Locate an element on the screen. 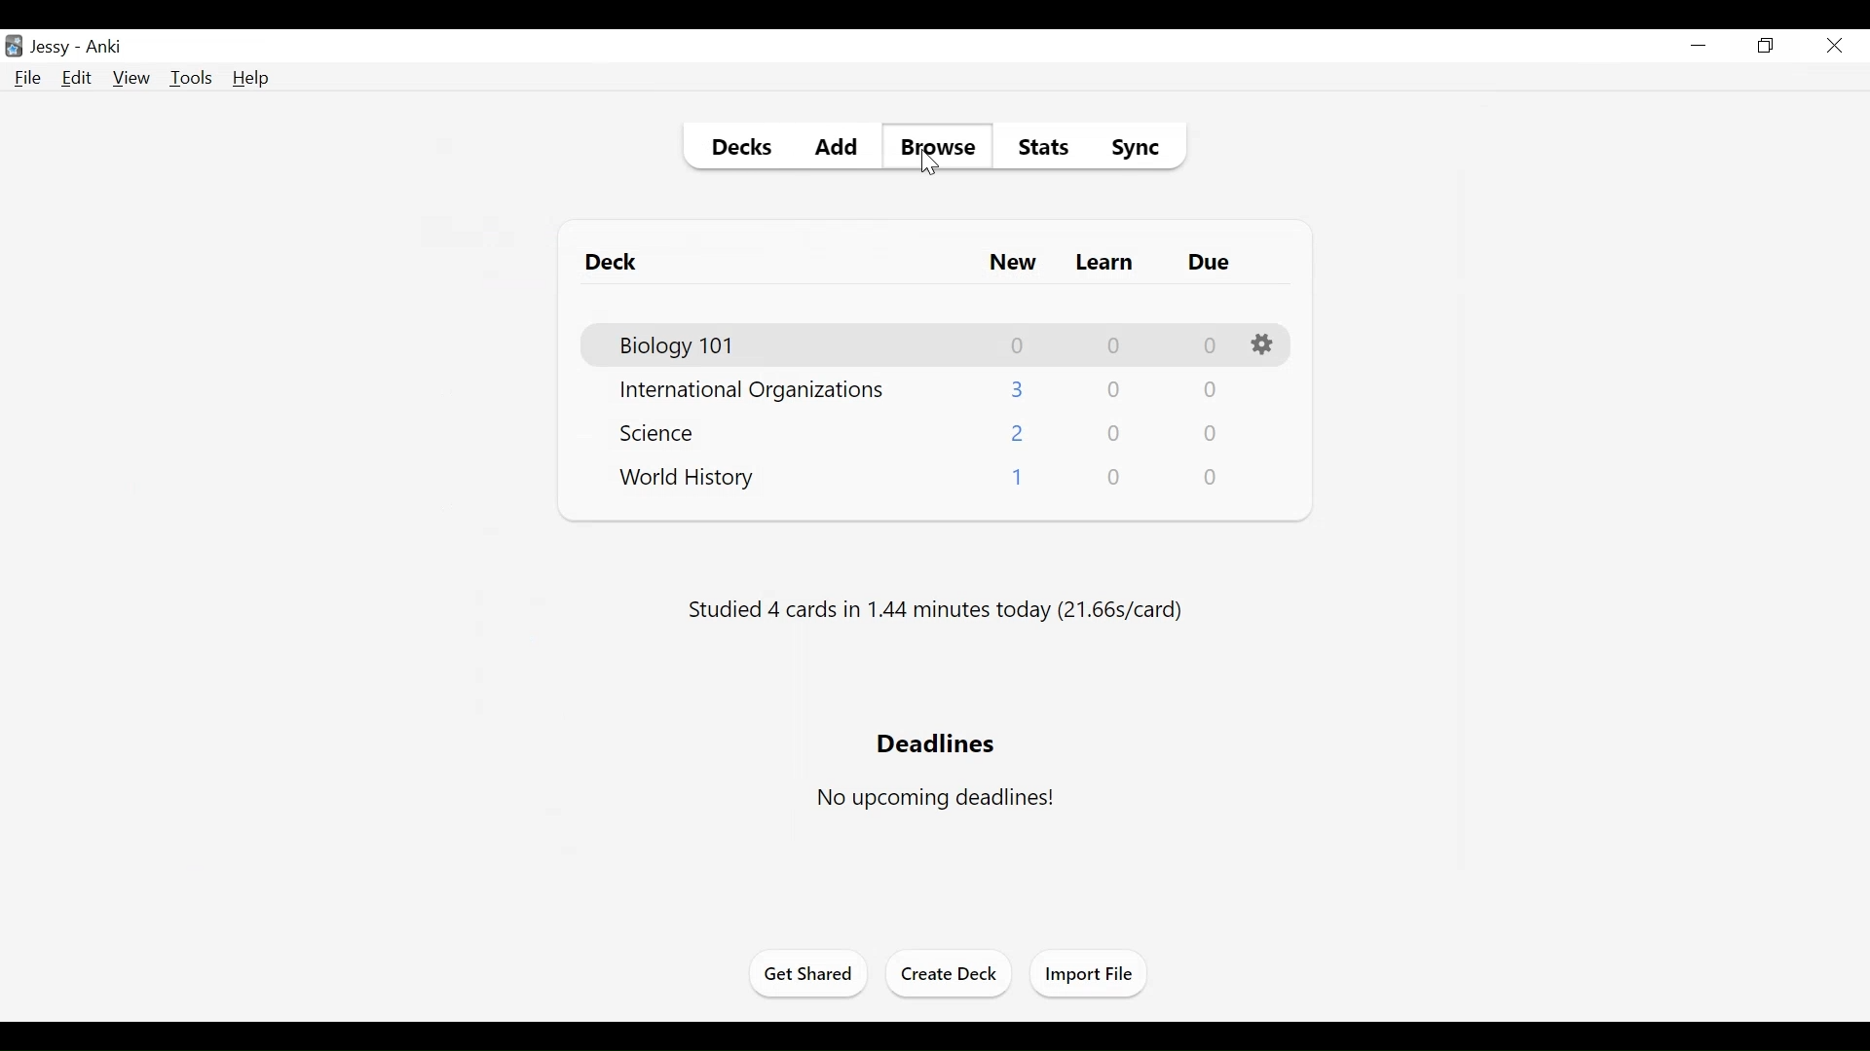 This screenshot has height=1051, width=1870. Deck Name Count is located at coordinates (665, 434).